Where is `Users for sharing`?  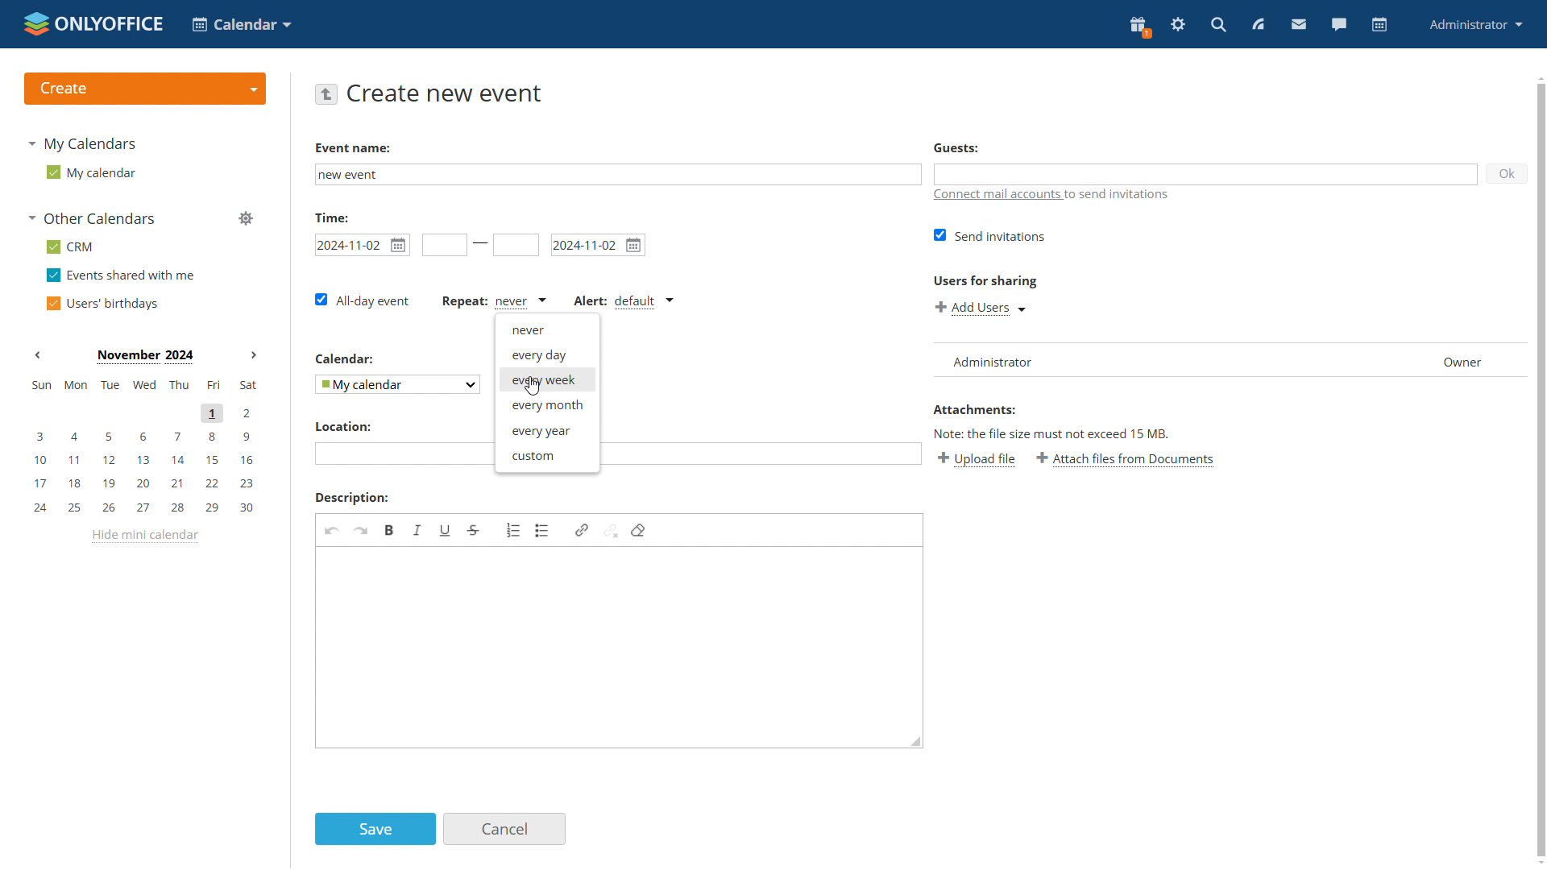
Users for sharing is located at coordinates (983, 278).